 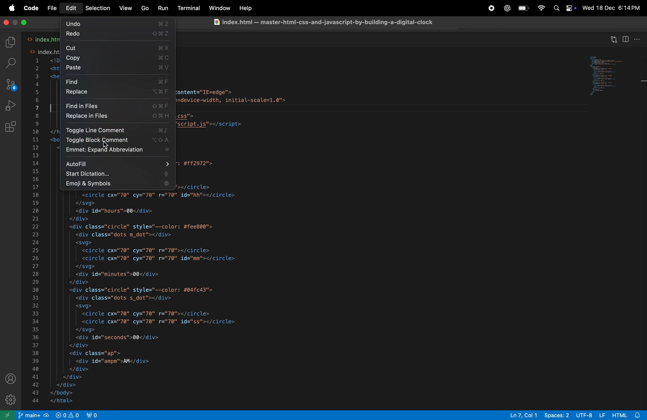 I want to click on options, so click(x=638, y=39).